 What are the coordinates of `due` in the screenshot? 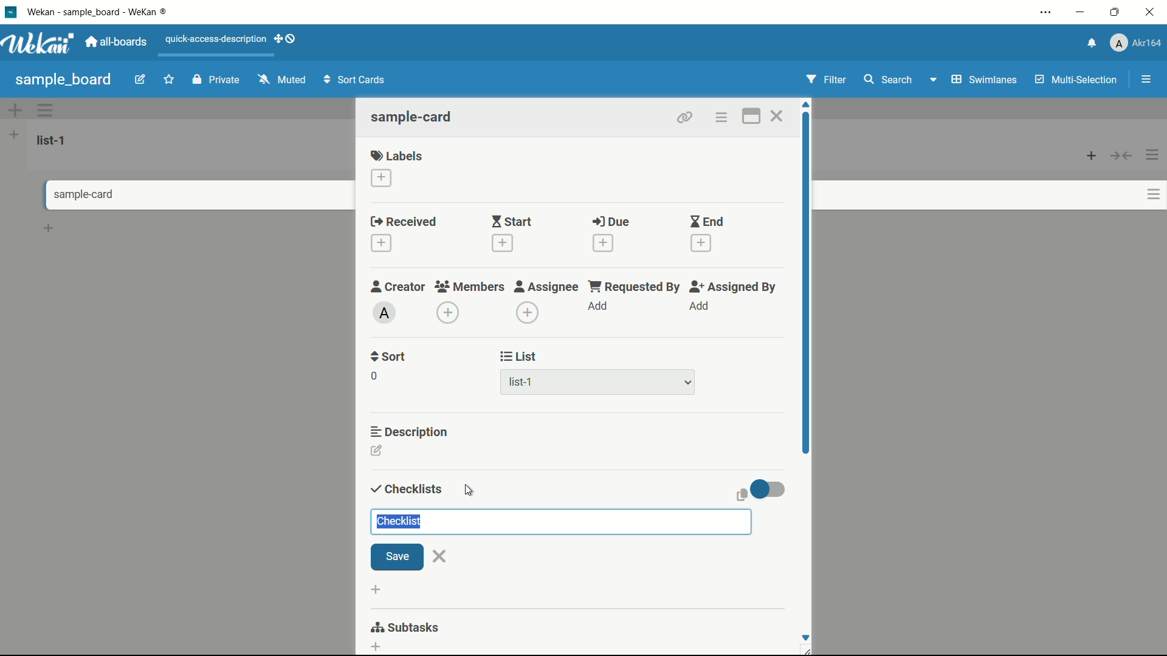 It's located at (611, 222).